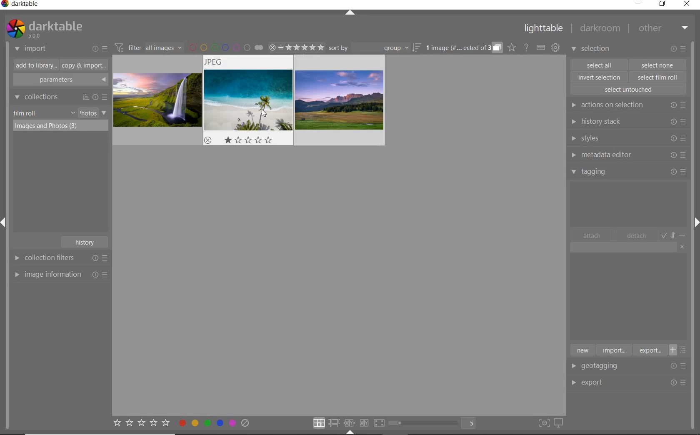 The width and height of the screenshot is (700, 435). I want to click on range ratings of selected images, so click(296, 46).